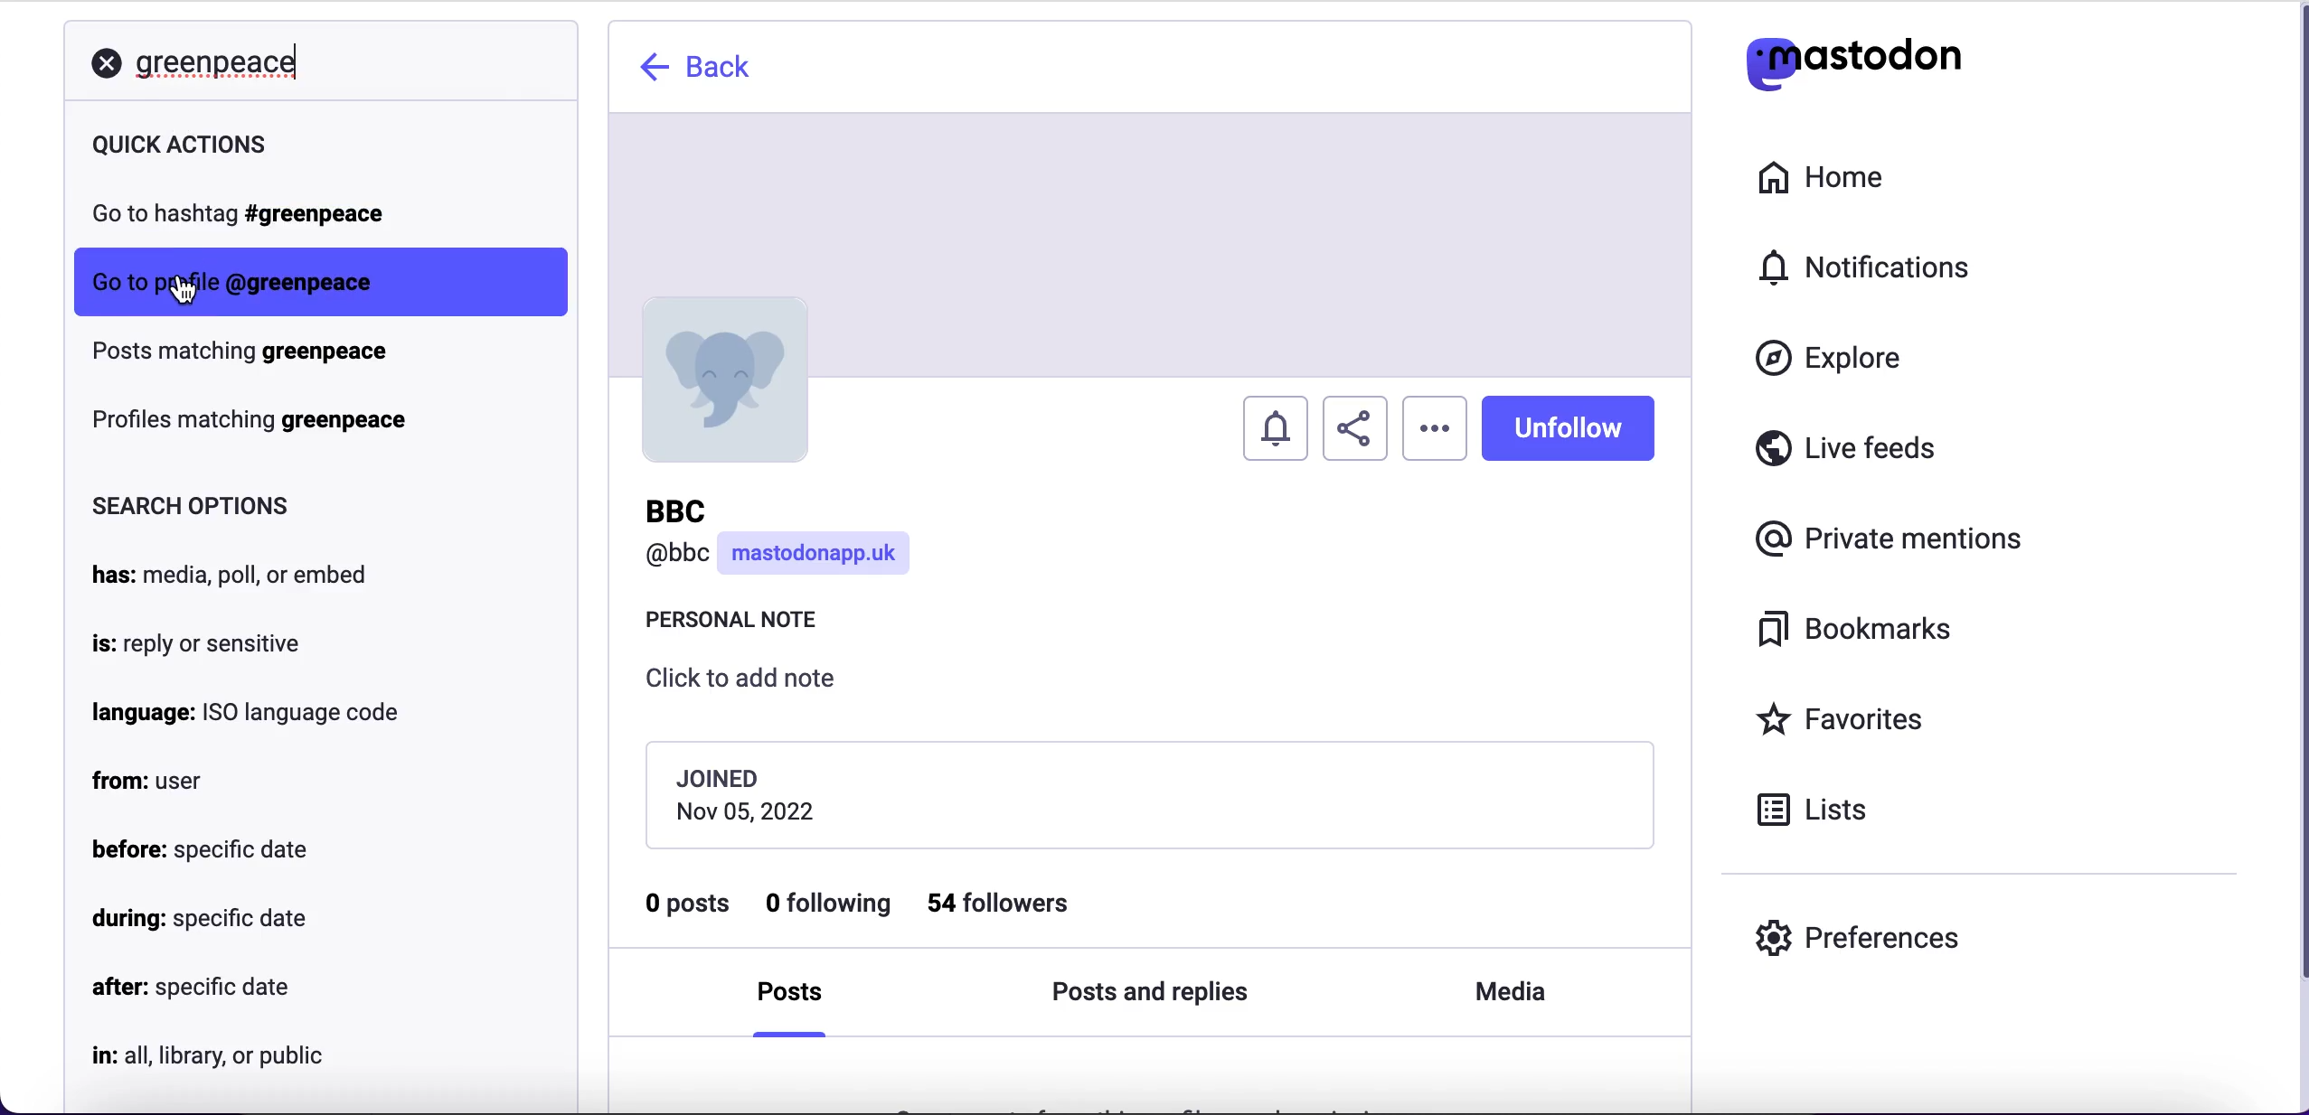 This screenshot has height=1115, width=2309. I want to click on share, so click(1355, 429).